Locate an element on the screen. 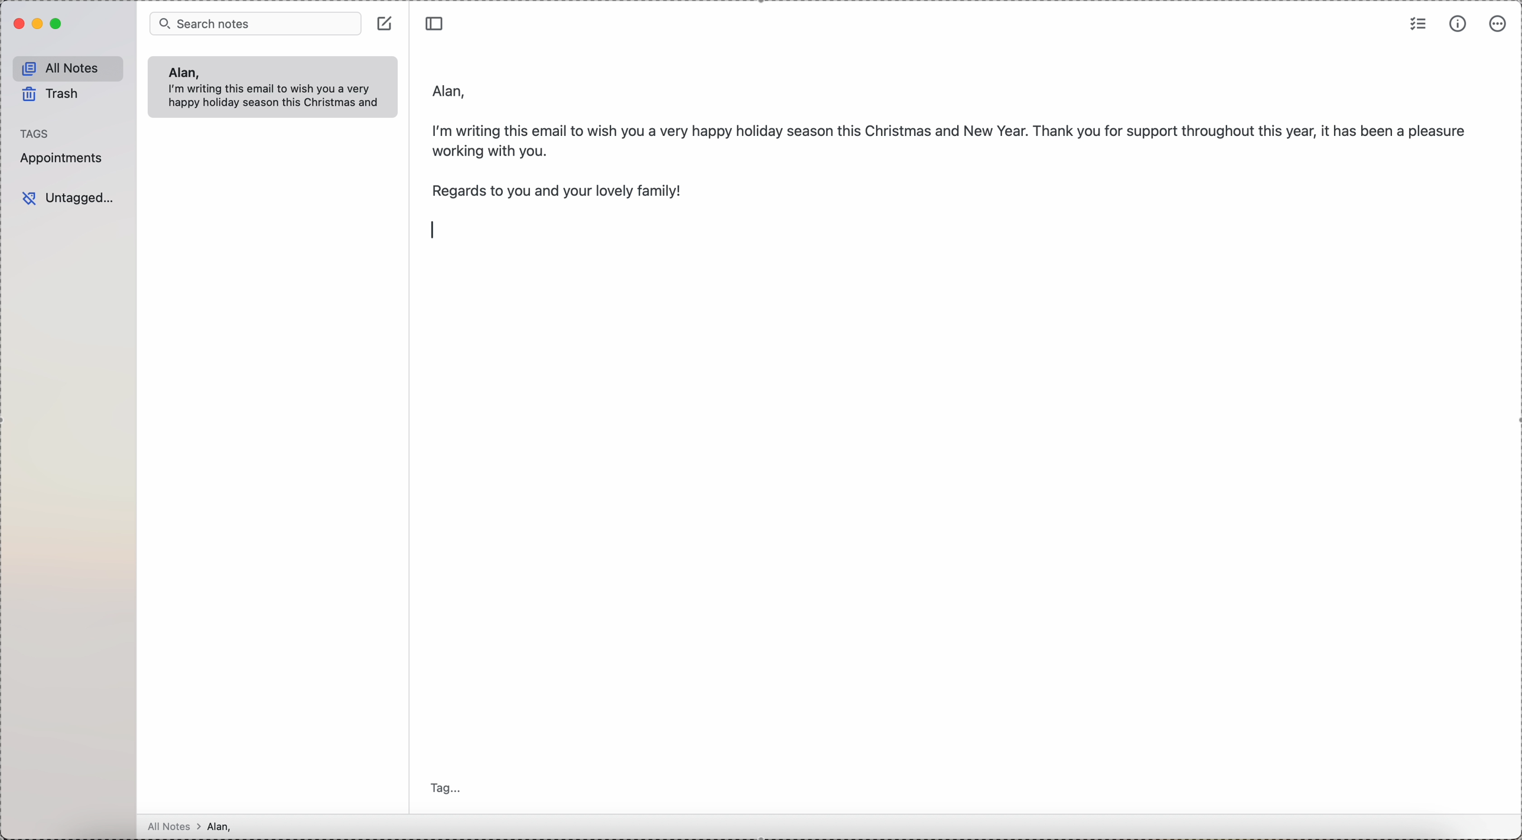  trash is located at coordinates (53, 96).